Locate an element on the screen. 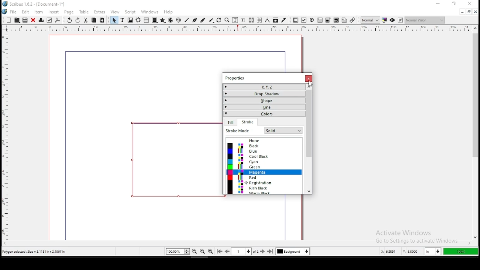  shape is located at coordinates (175, 159).